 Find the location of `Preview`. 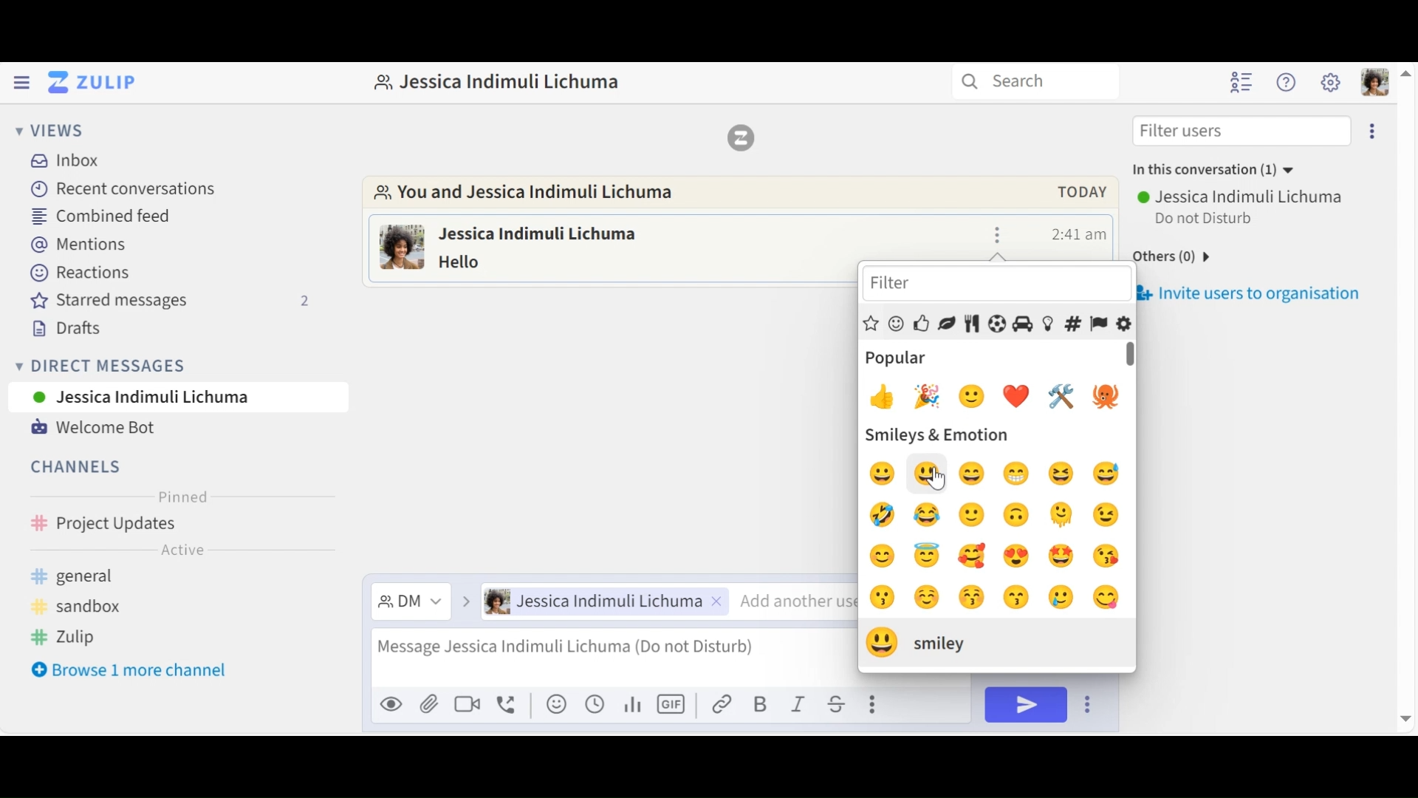

Preview is located at coordinates (392, 706).